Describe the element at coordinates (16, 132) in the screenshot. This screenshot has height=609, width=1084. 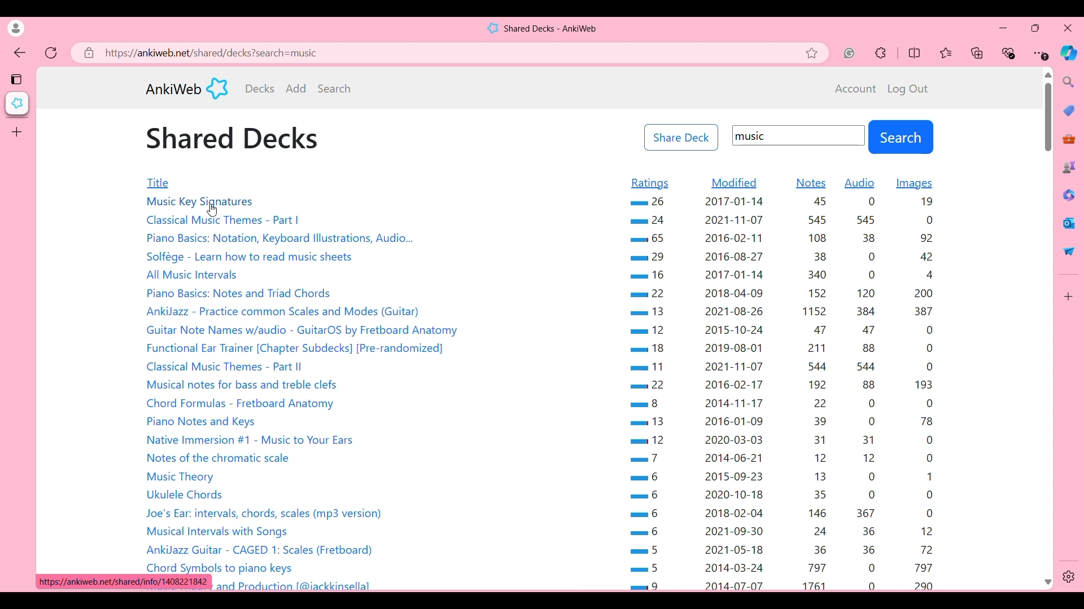
I see `Add tab` at that location.